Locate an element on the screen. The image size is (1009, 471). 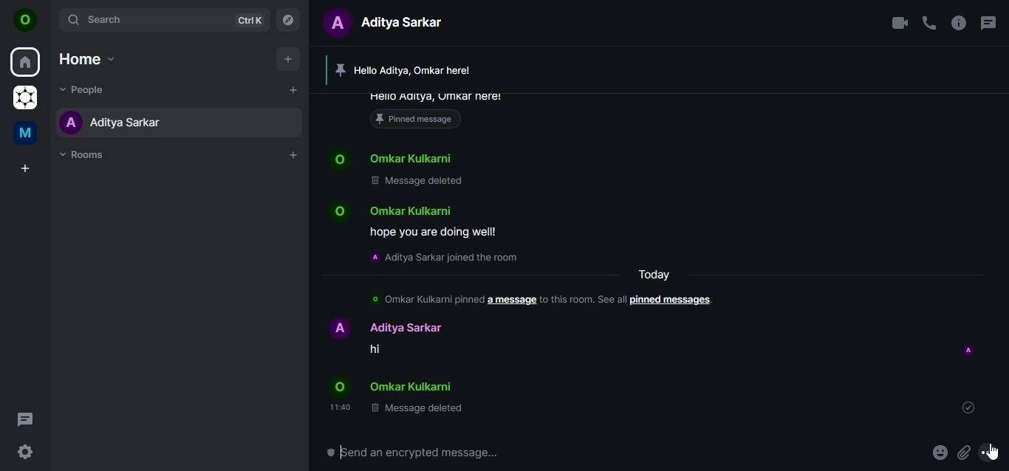
quicker settings is located at coordinates (27, 453).